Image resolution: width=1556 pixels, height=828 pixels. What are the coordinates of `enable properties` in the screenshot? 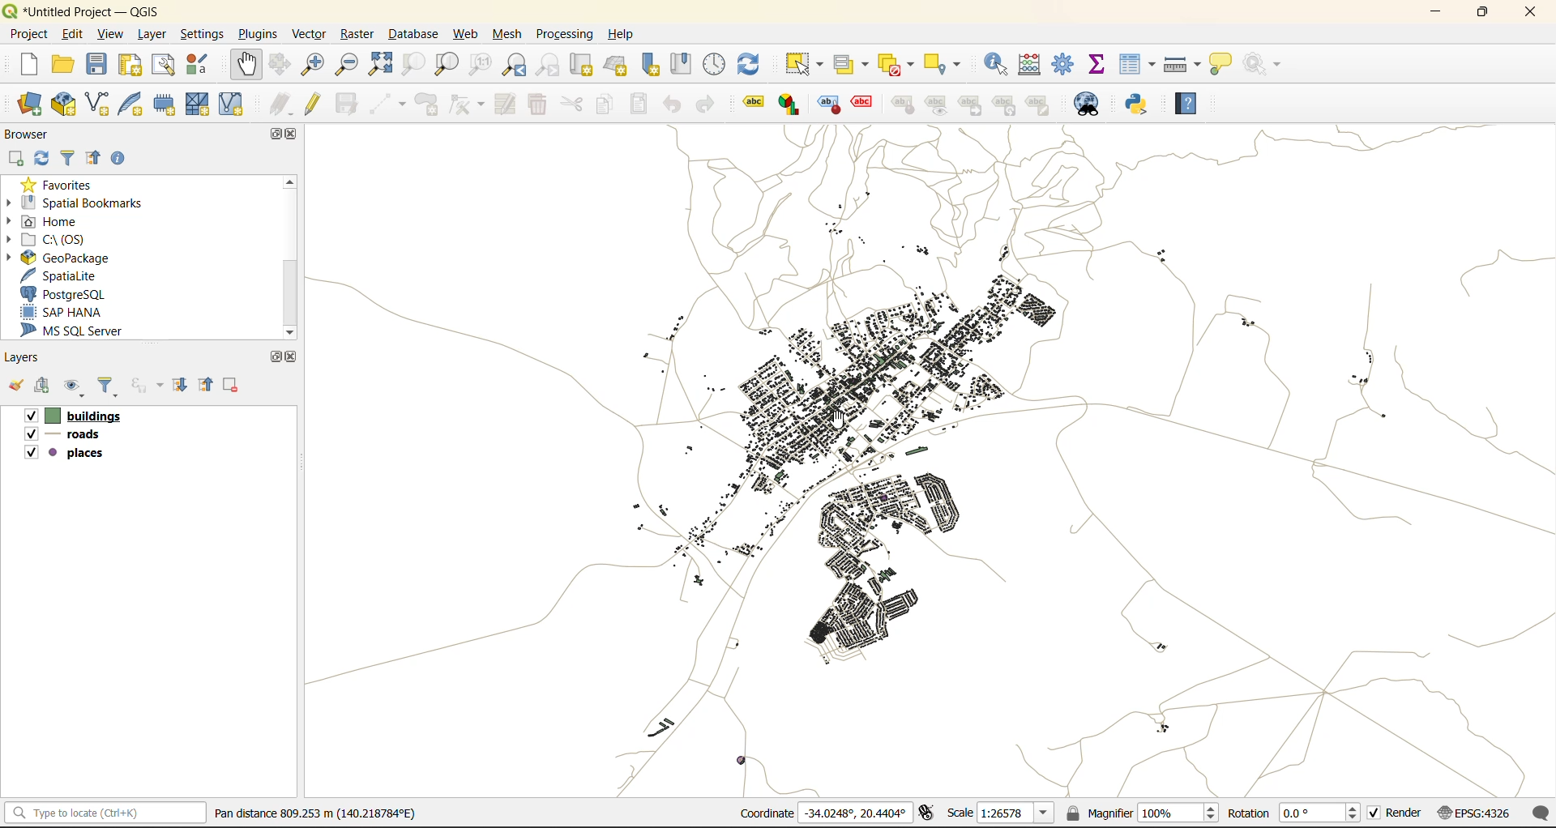 It's located at (119, 157).